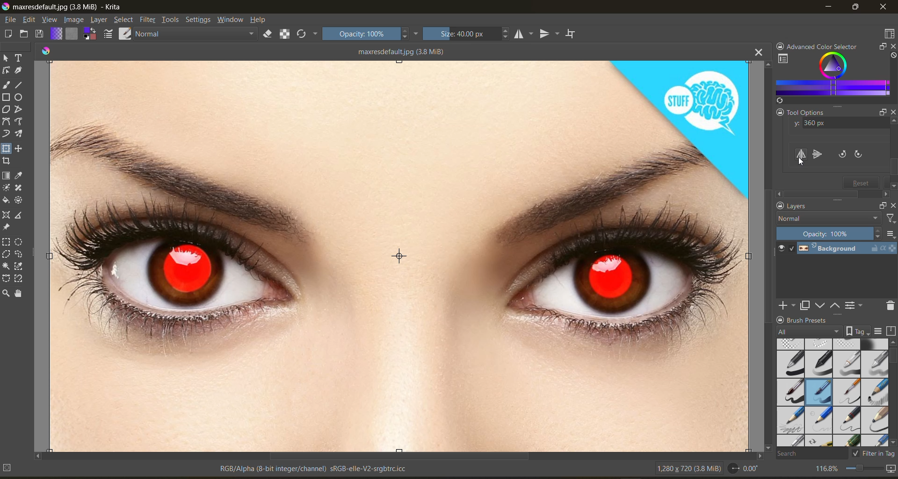 The width and height of the screenshot is (898, 479). I want to click on tool, so click(19, 134).